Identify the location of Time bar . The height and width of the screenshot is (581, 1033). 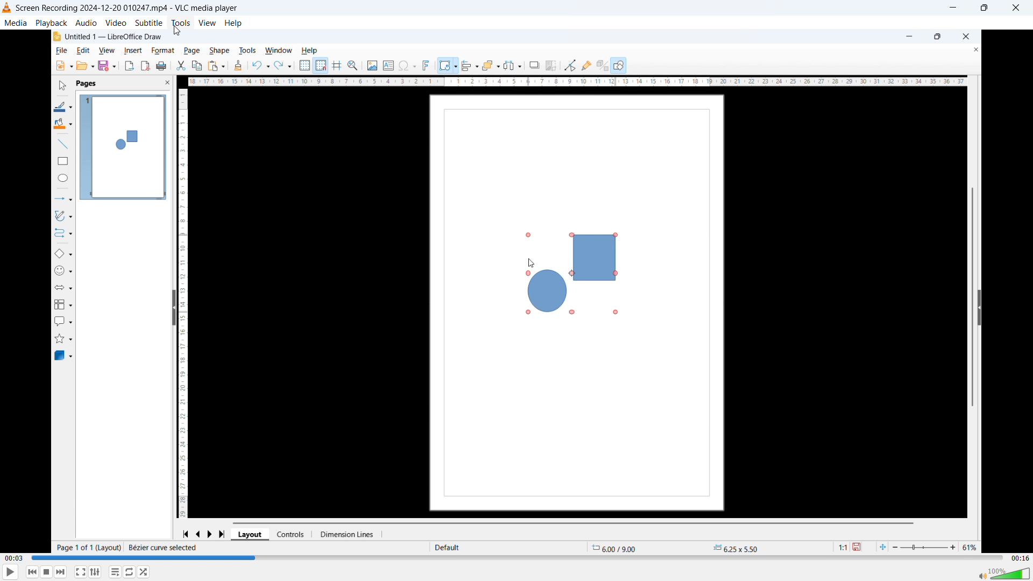
(516, 557).